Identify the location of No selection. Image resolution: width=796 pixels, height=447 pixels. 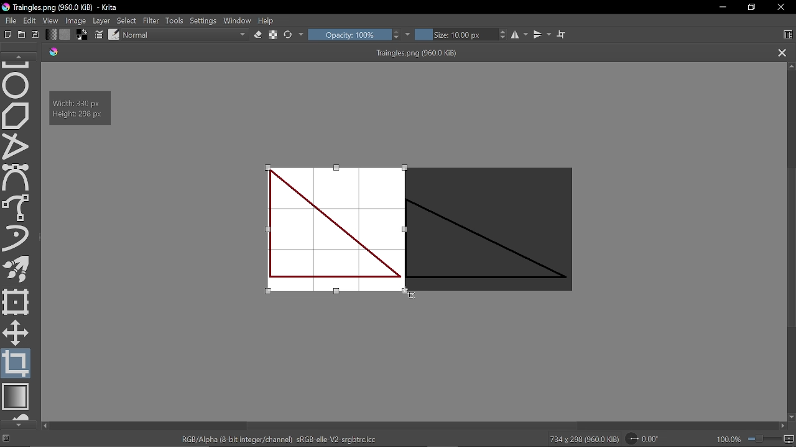
(6, 440).